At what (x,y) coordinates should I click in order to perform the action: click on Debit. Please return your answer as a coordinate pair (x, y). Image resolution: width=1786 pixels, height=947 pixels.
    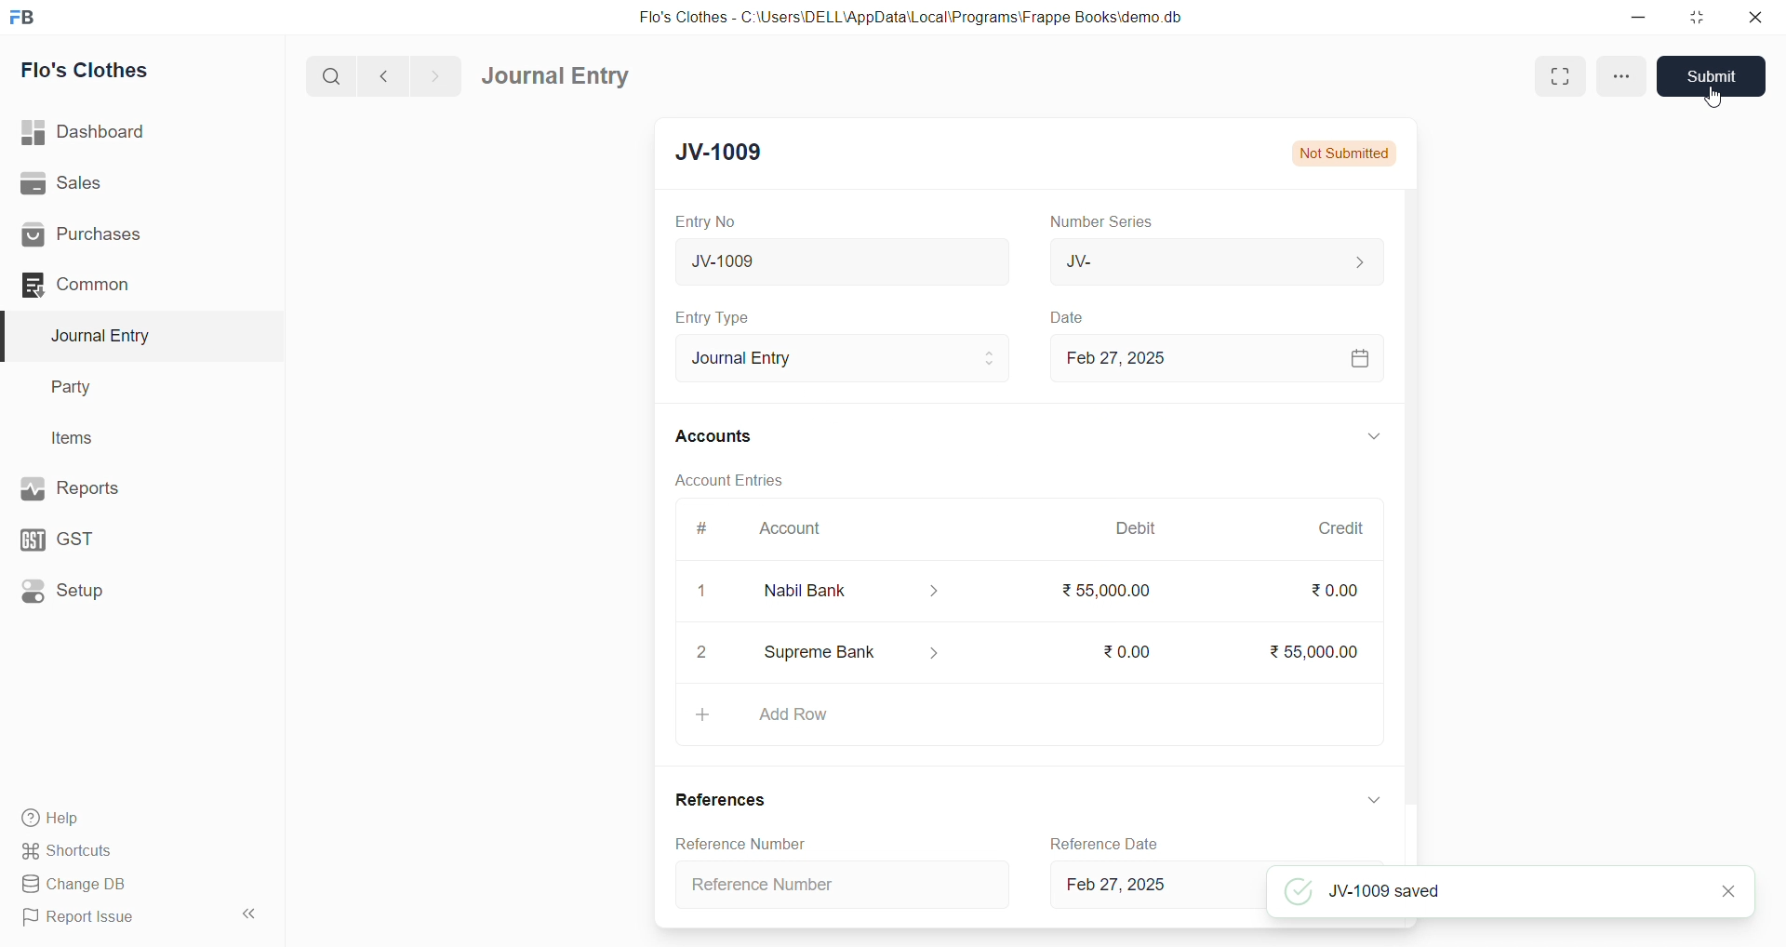
    Looking at the image, I should click on (1140, 527).